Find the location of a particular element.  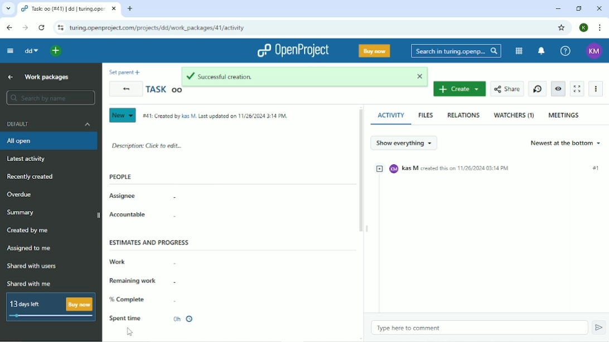

Unwatch work package is located at coordinates (559, 89).